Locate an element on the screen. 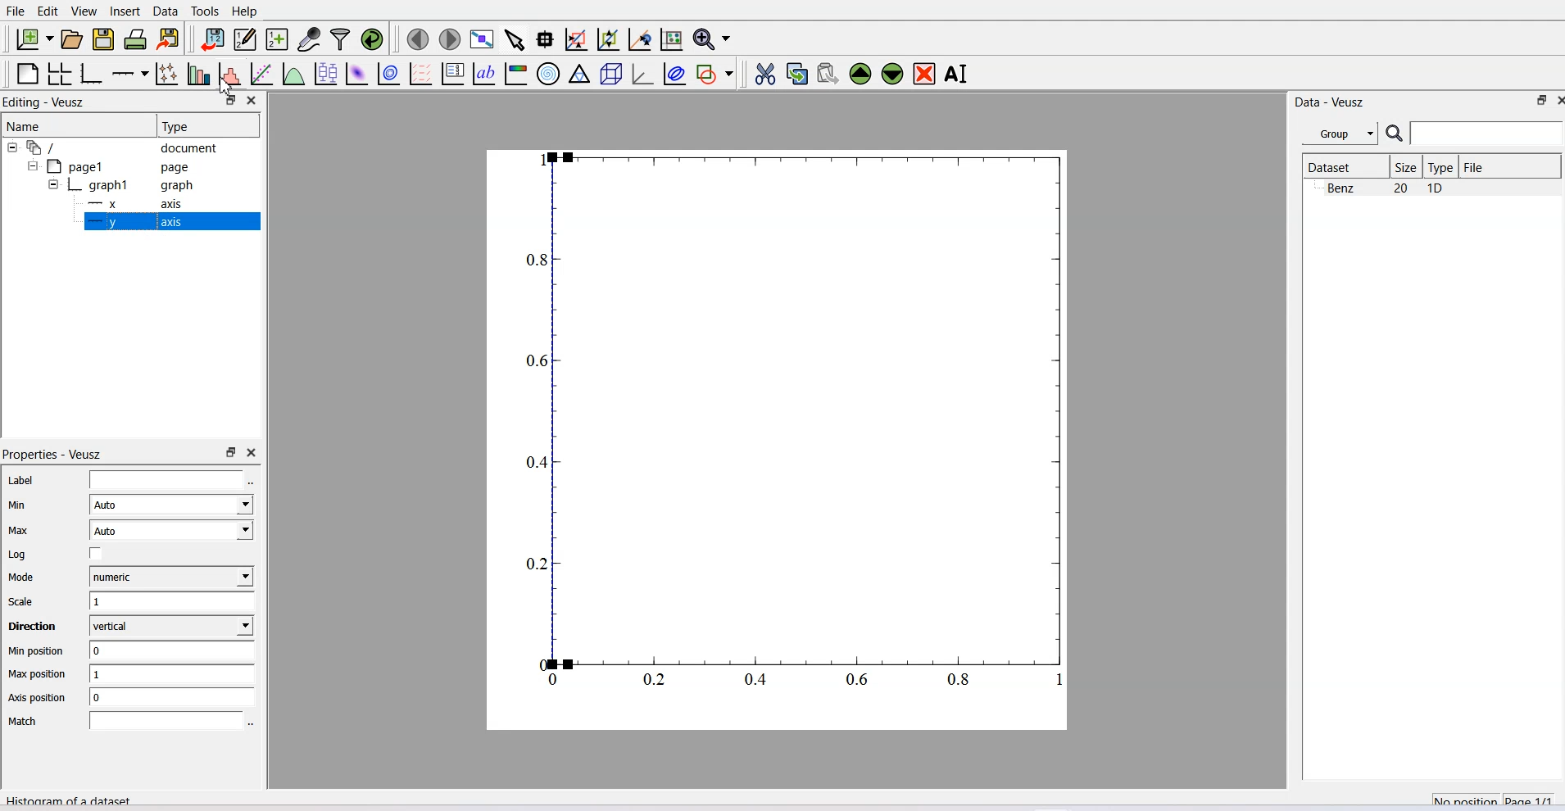 This screenshot has height=811, width=1565. Paste widget from the clipboard is located at coordinates (828, 75).